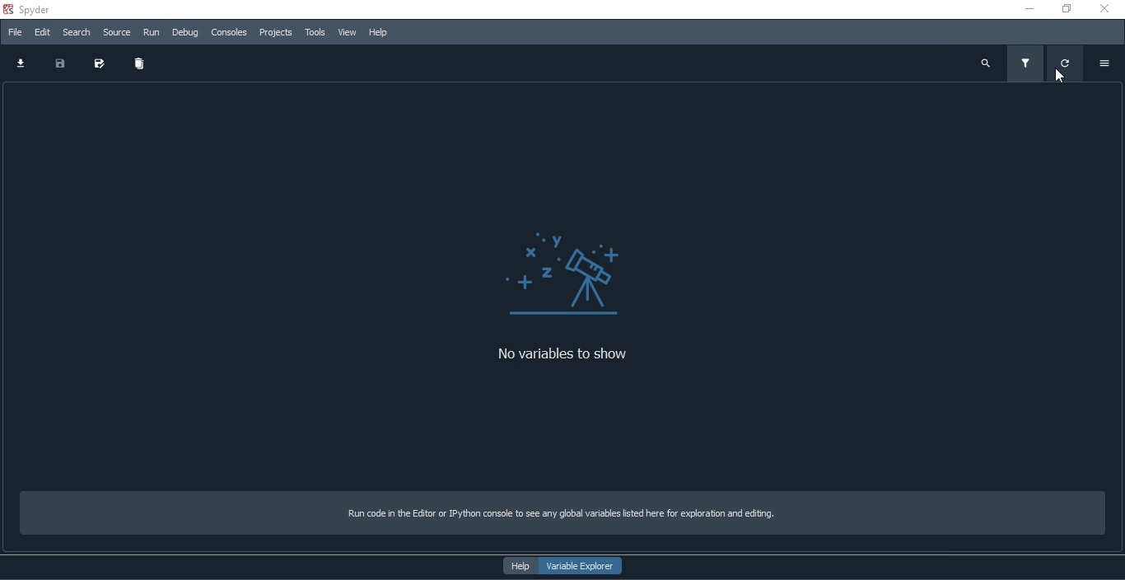  What do you see at coordinates (578, 565) in the screenshot?
I see `variable explorer` at bounding box center [578, 565].